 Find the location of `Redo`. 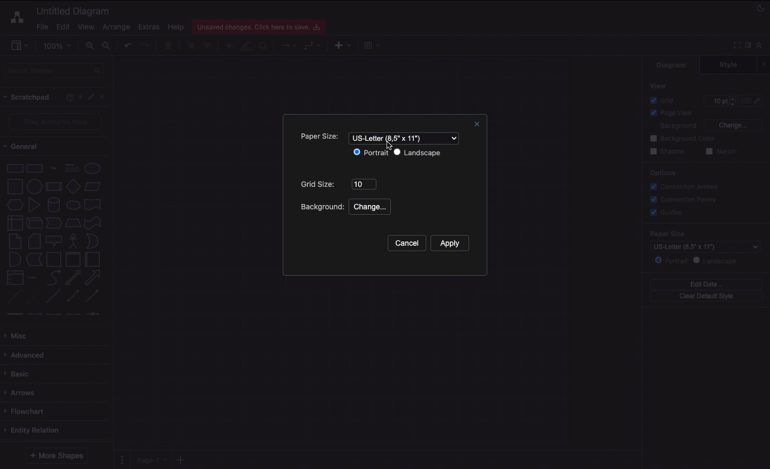

Redo is located at coordinates (145, 46).